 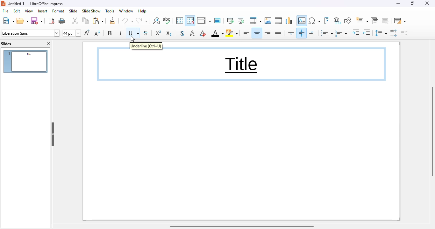 What do you see at coordinates (291, 32) in the screenshot?
I see `align top` at bounding box center [291, 32].